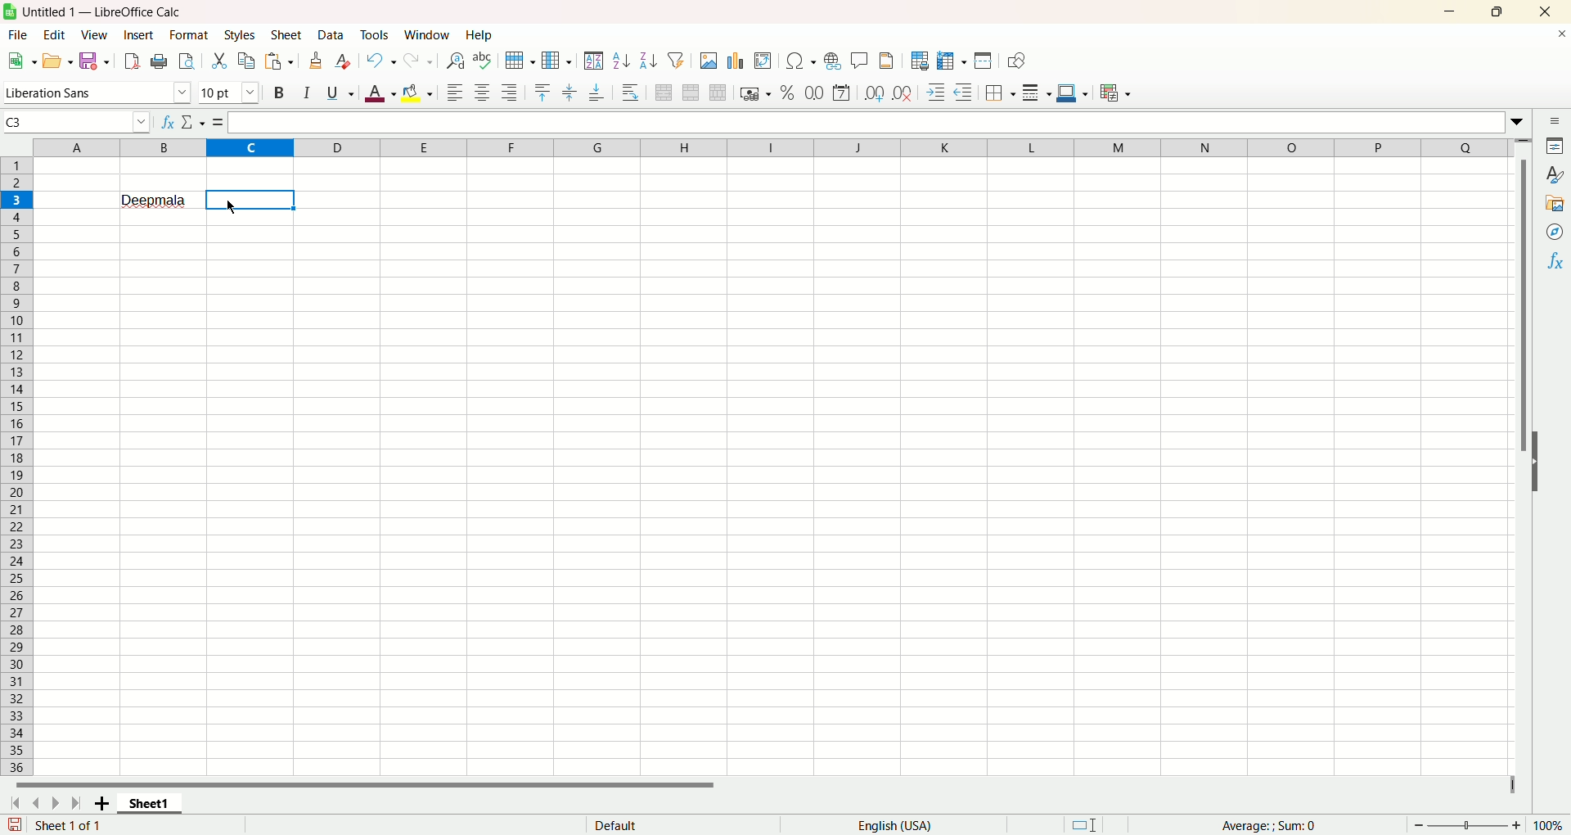 Image resolution: width=1571 pixels, height=835 pixels. Describe the element at coordinates (1018, 61) in the screenshot. I see `Show draw fuctions` at that location.